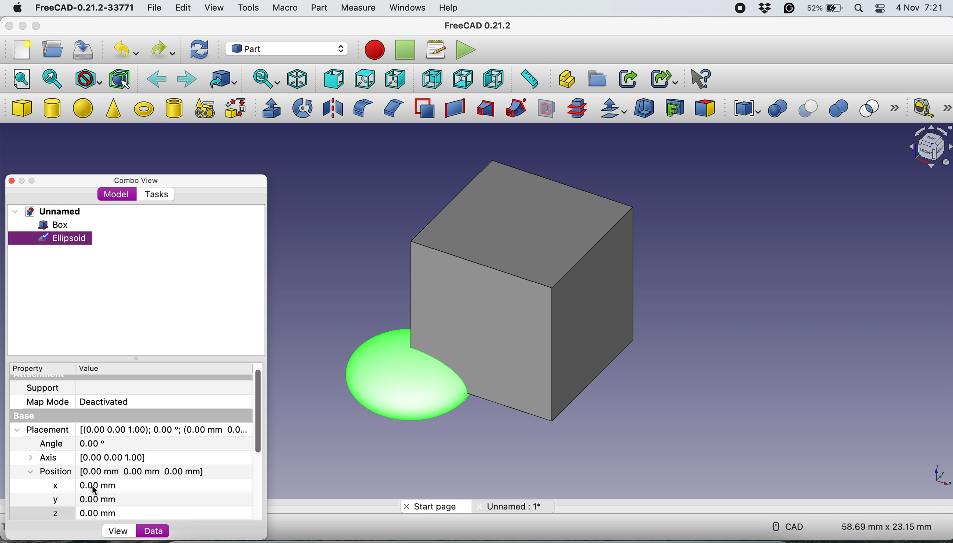  Describe the element at coordinates (447, 7) in the screenshot. I see `help` at that location.